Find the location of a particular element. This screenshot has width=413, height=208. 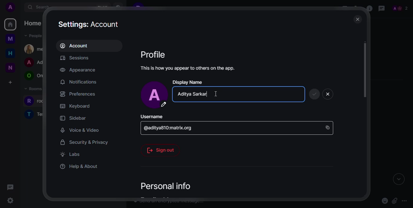

display name is located at coordinates (188, 82).